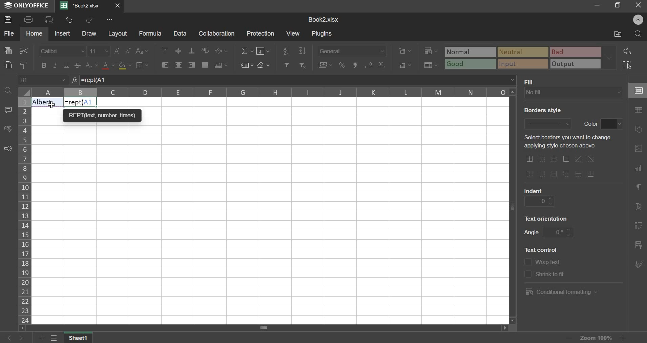  What do you see at coordinates (8, 91) in the screenshot?
I see `find` at bounding box center [8, 91].